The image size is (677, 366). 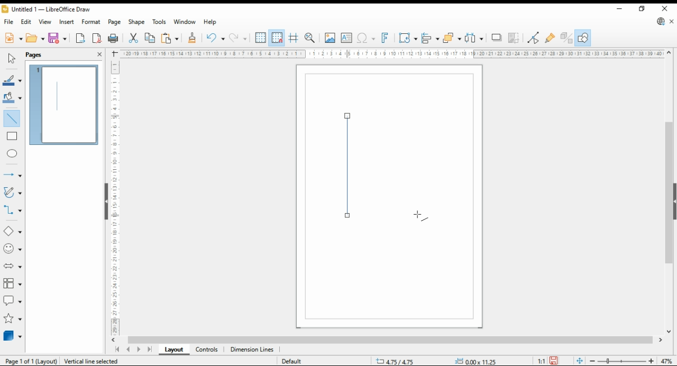 What do you see at coordinates (566, 38) in the screenshot?
I see `toggle extrusions` at bounding box center [566, 38].